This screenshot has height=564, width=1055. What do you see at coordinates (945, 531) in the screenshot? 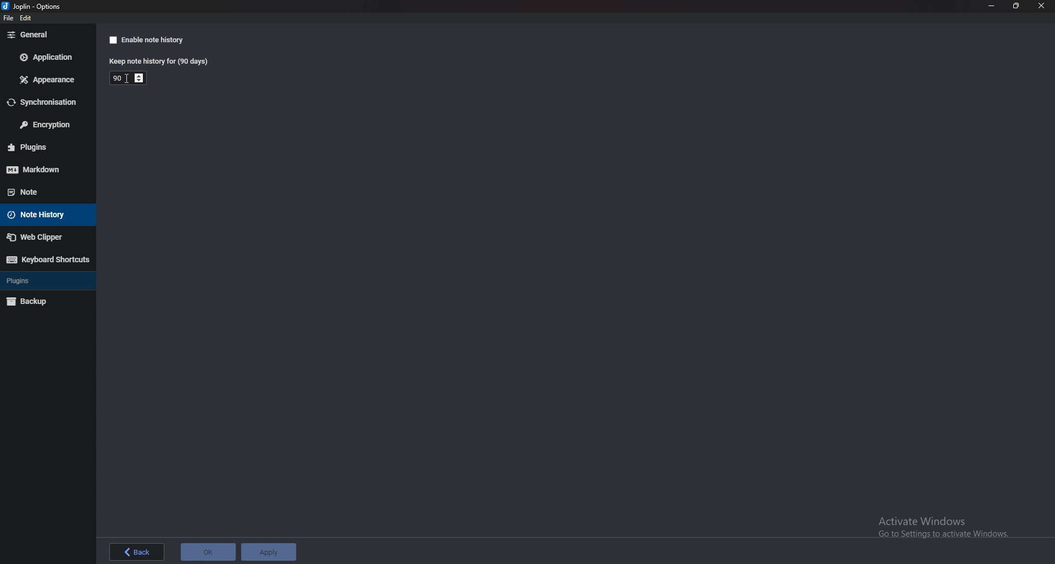
I see `Activate Windows
Go to Settings to activate Windows.` at bounding box center [945, 531].